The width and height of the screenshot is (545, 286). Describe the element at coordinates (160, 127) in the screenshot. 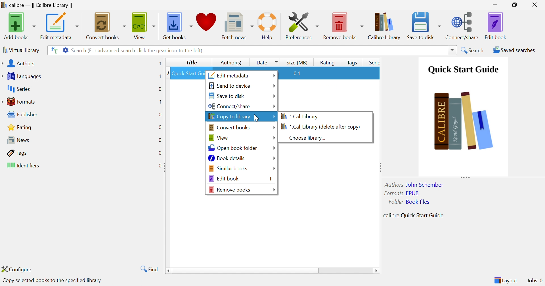

I see `0` at that location.